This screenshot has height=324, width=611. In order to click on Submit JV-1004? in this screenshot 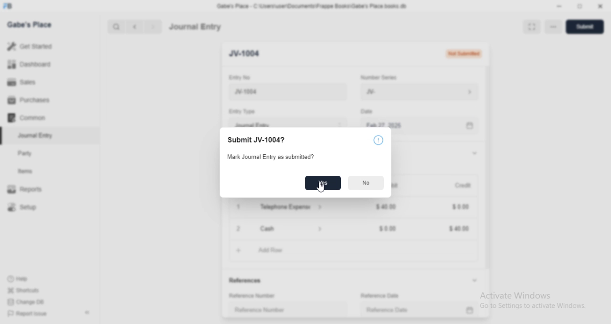, I will do `click(259, 140)`.